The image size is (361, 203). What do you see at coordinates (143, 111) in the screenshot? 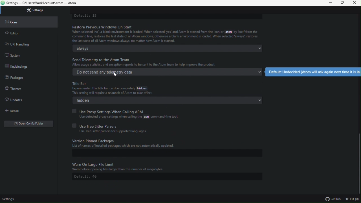
I see `Use Proxy Settings When Calling APM` at bounding box center [143, 111].